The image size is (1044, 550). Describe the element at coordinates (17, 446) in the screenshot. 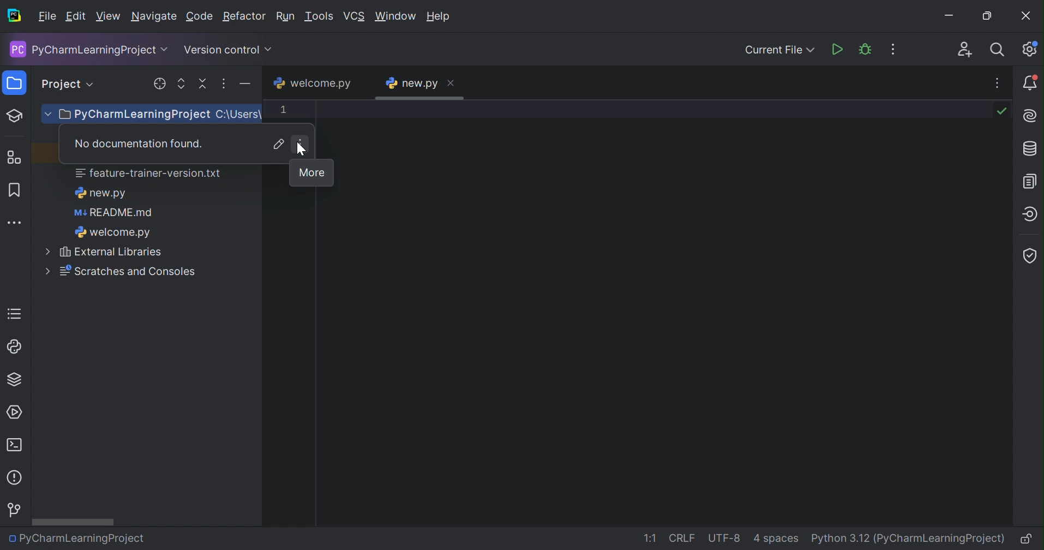

I see `Terminal` at that location.